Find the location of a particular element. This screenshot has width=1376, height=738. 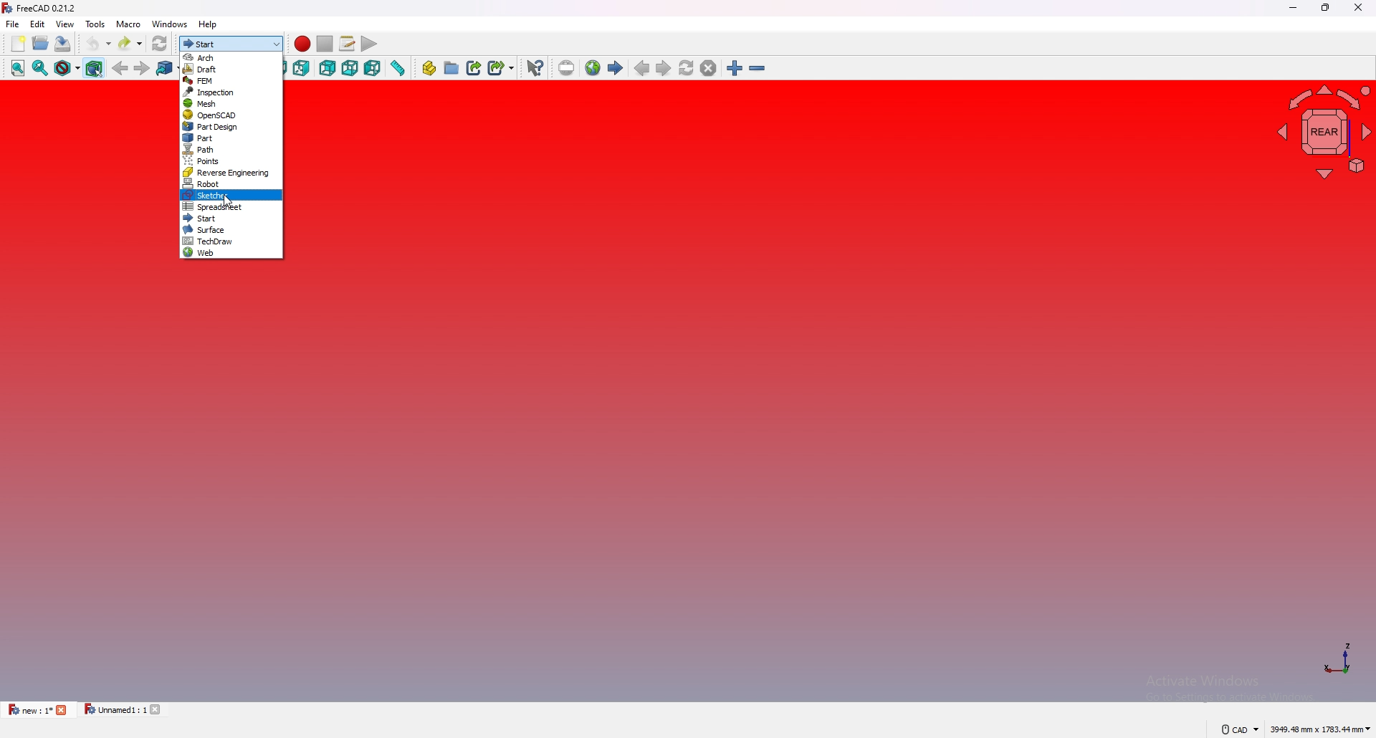

create group is located at coordinates (452, 67).